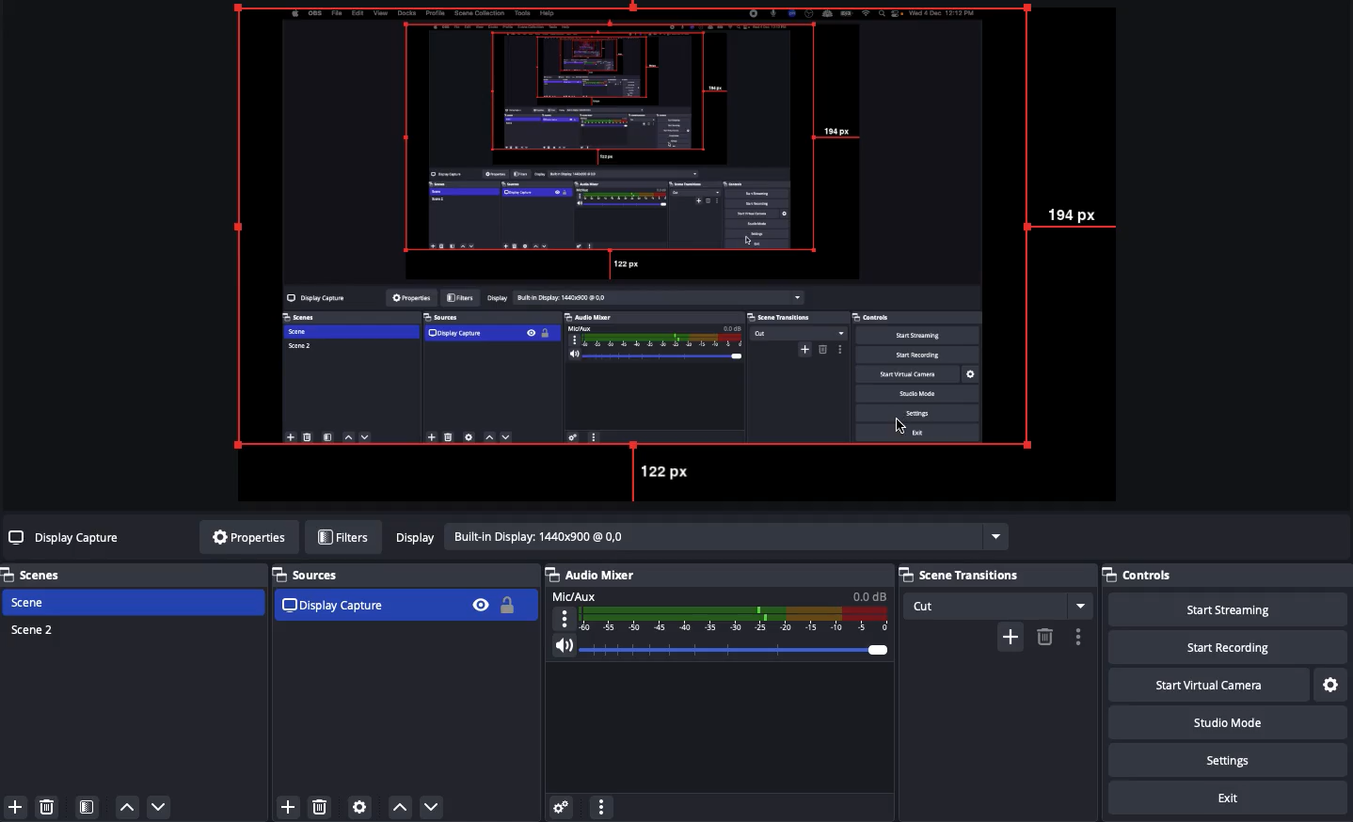 This screenshot has width=1353, height=822. I want to click on Scene 1, so click(40, 602).